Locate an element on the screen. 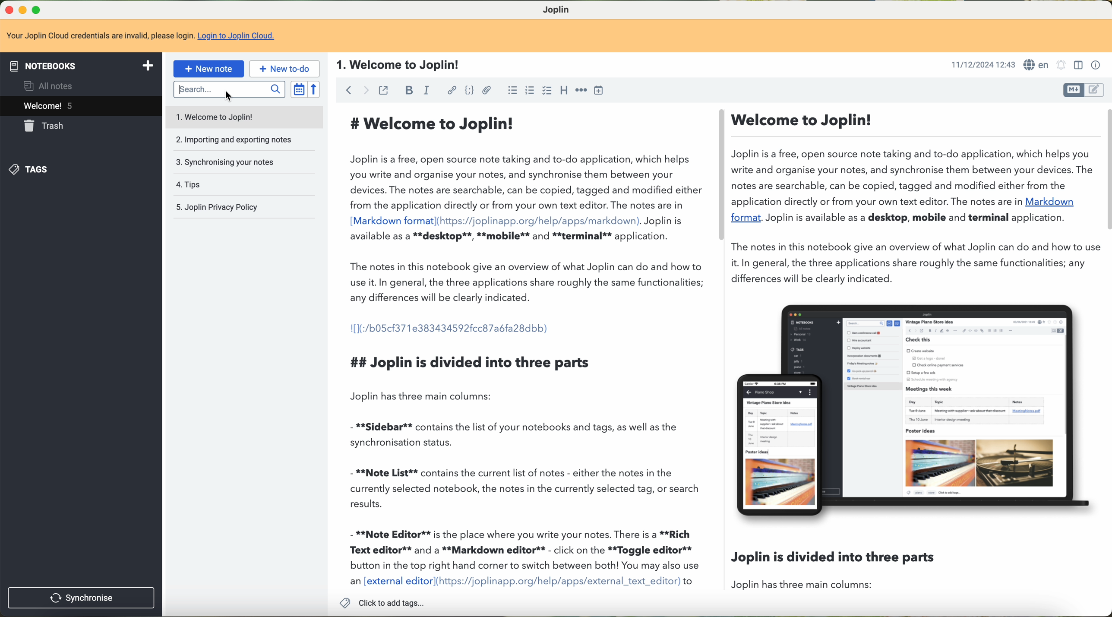  click to add tags is located at coordinates (385, 602).